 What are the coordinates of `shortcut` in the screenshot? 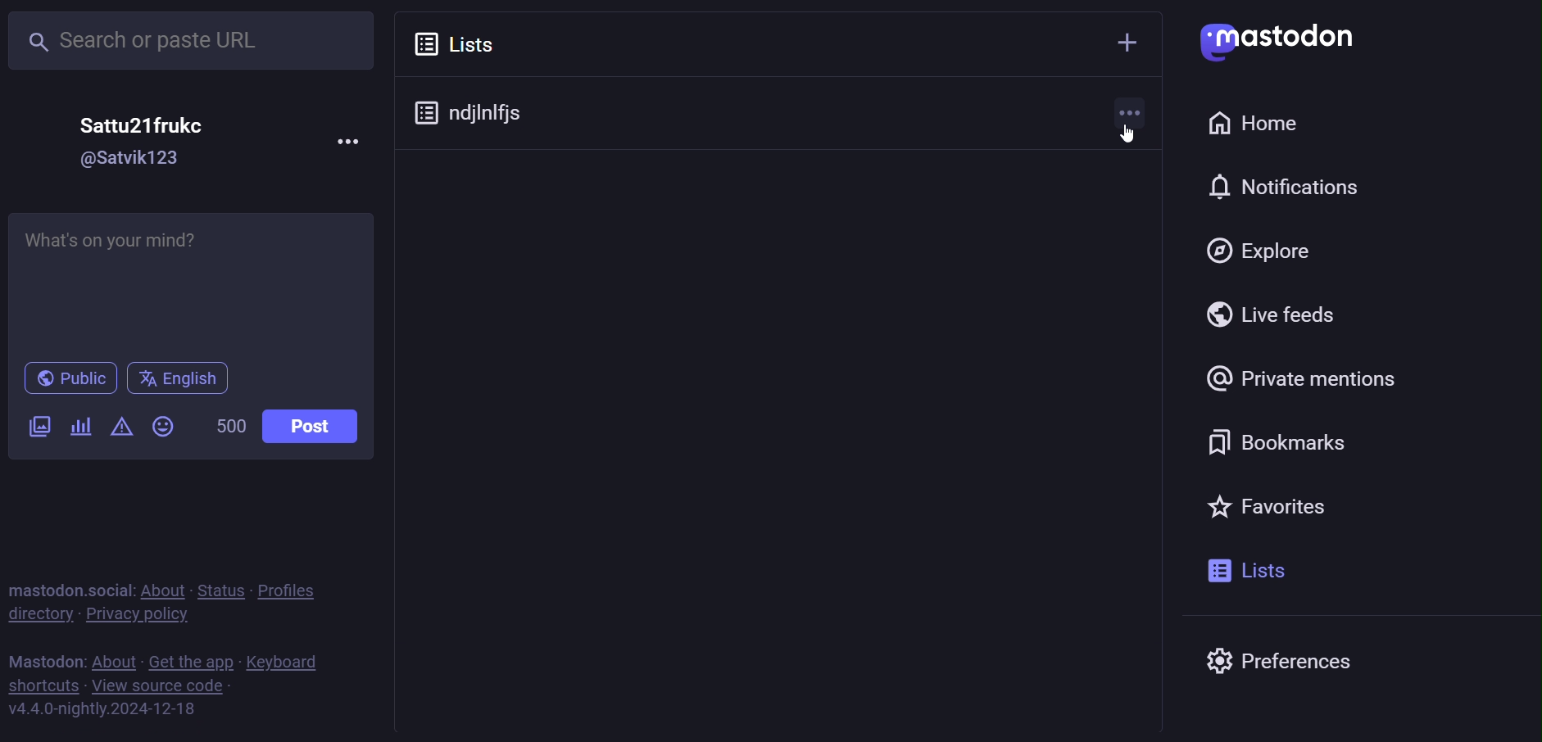 It's located at (43, 688).